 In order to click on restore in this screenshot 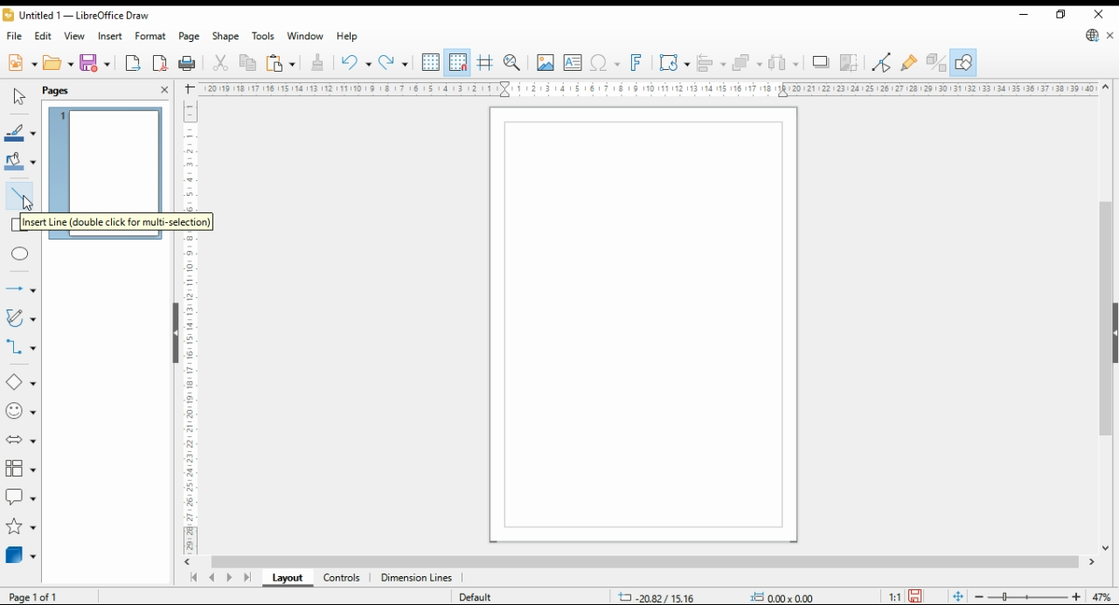, I will do `click(1063, 14)`.